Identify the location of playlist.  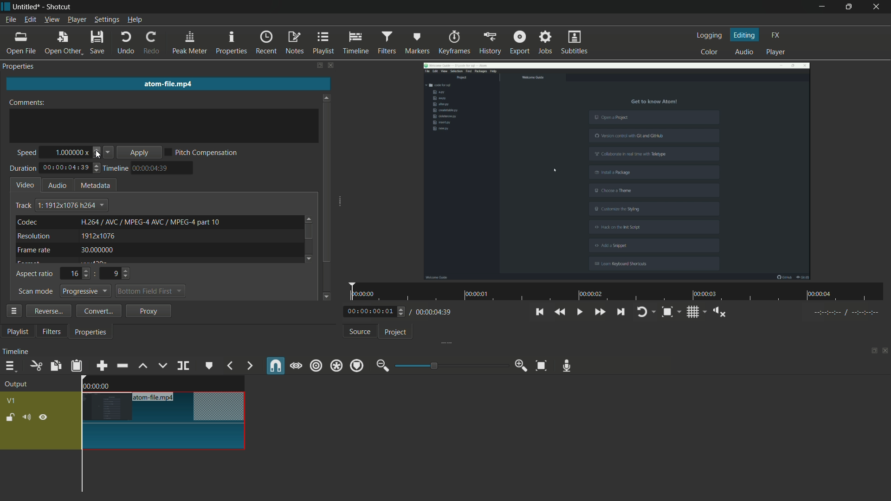
(18, 332).